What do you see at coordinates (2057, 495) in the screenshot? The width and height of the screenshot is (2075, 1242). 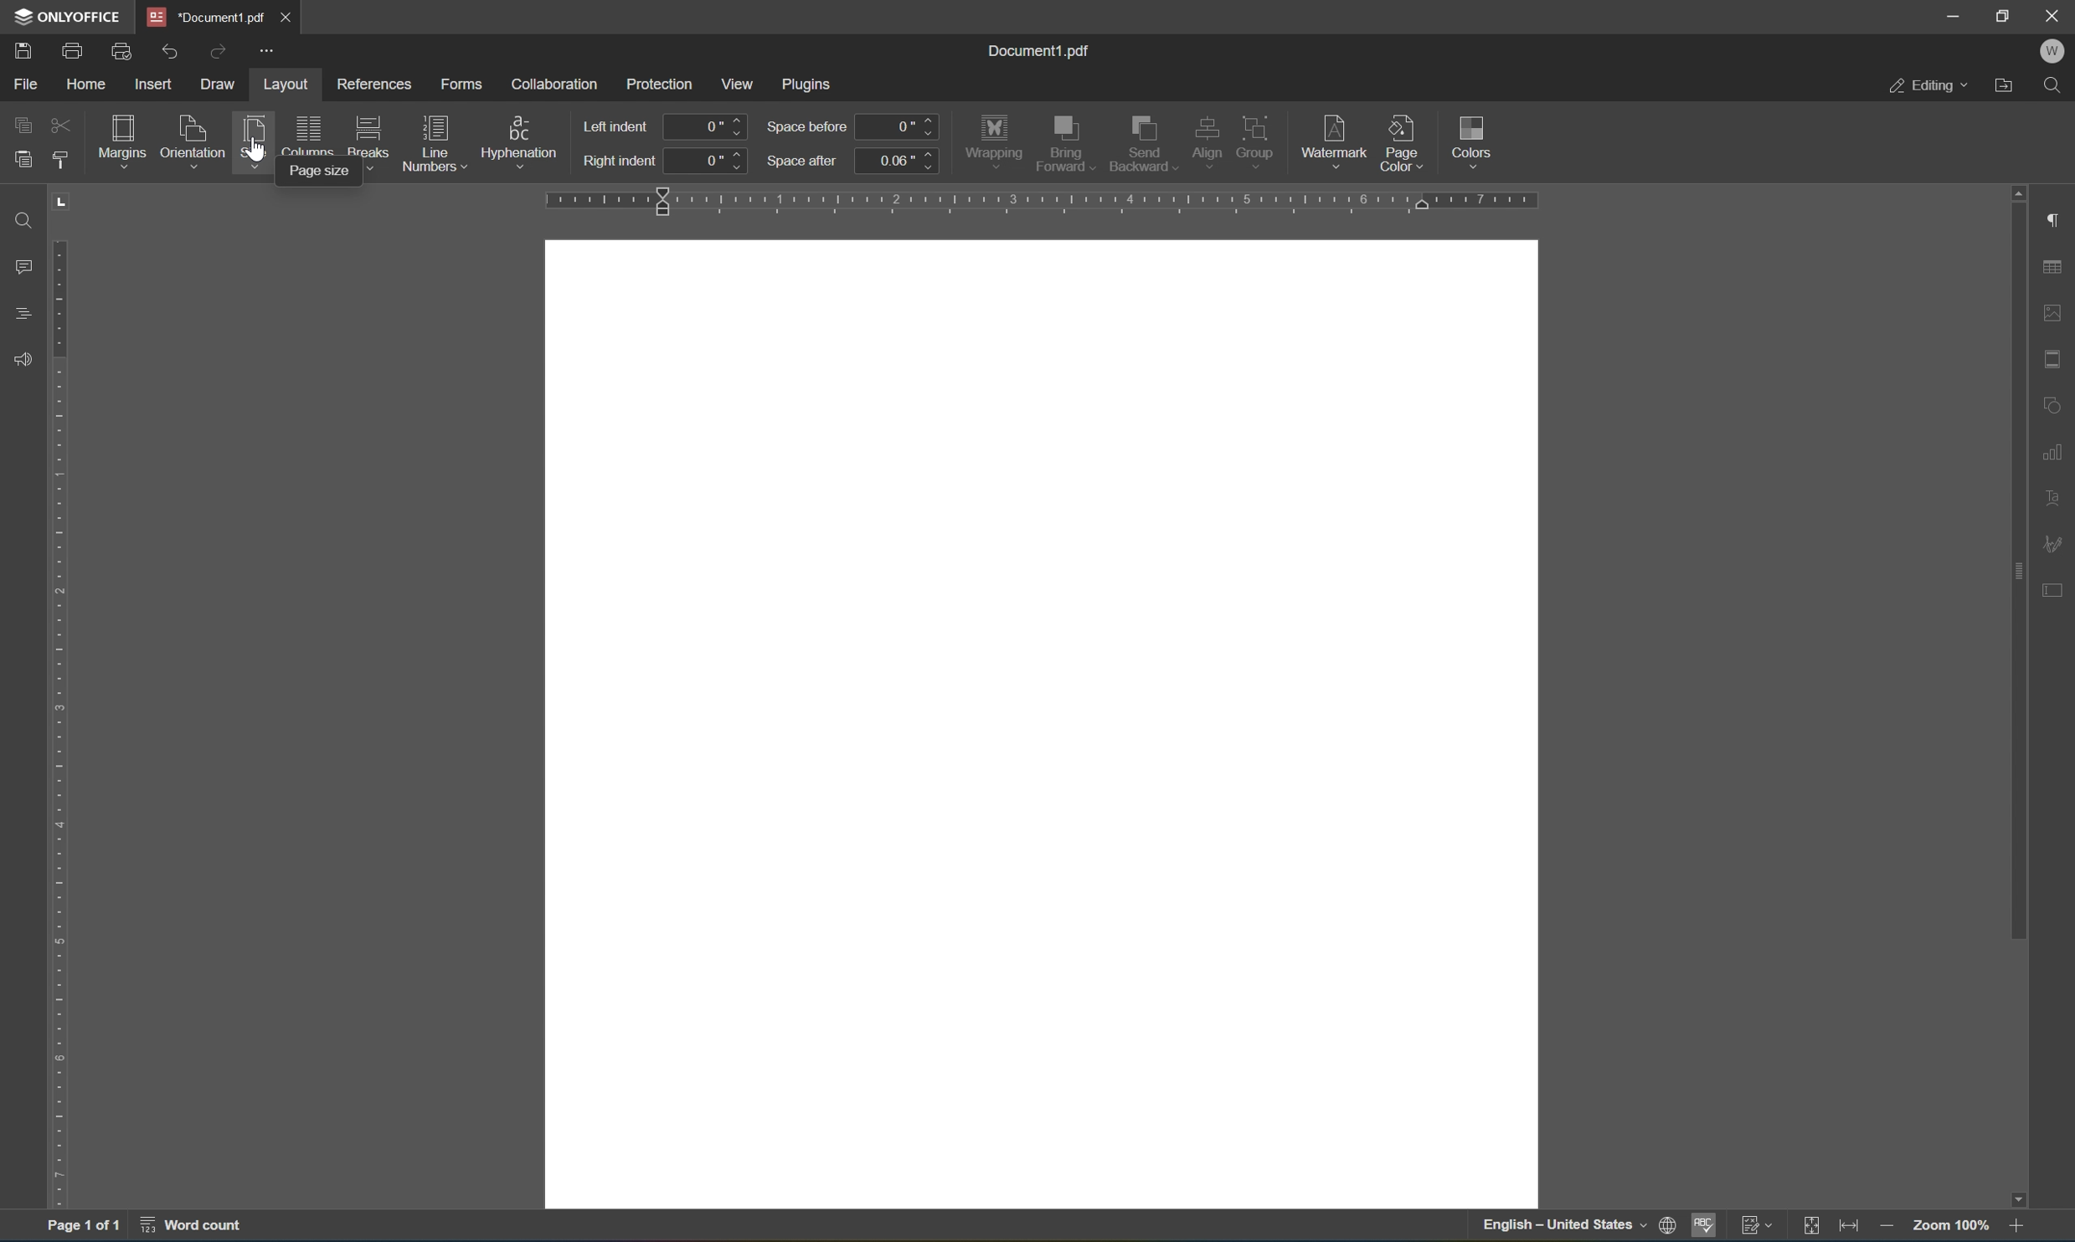 I see `text art settings` at bounding box center [2057, 495].